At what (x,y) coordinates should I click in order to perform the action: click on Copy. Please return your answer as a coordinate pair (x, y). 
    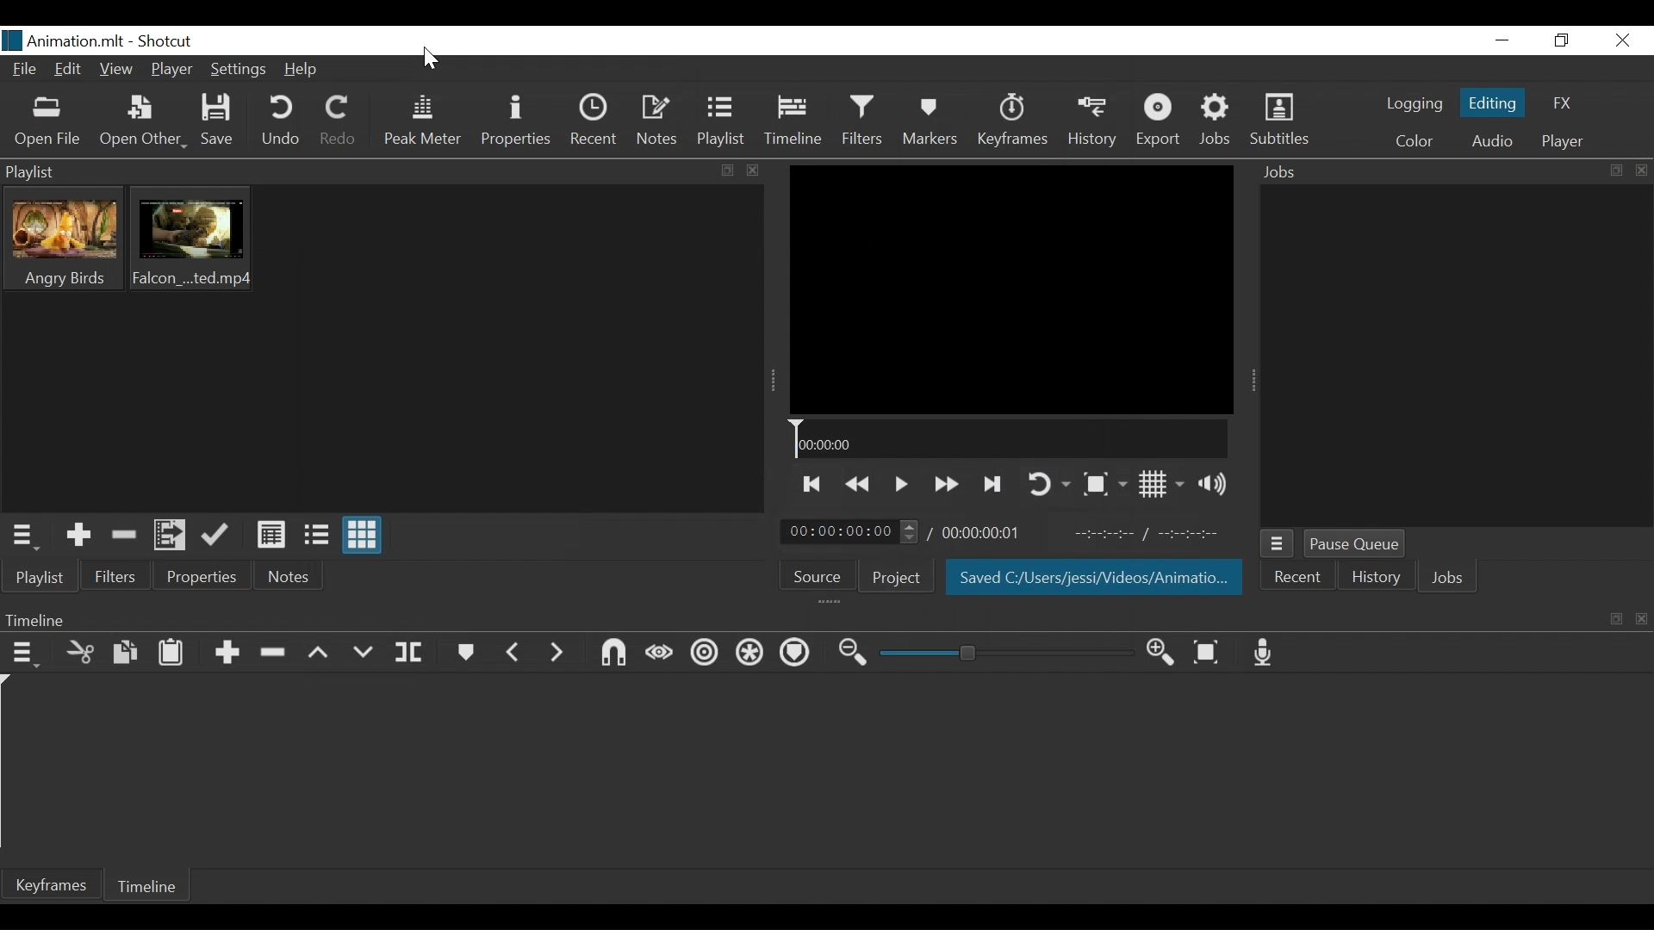
    Looking at the image, I should click on (128, 653).